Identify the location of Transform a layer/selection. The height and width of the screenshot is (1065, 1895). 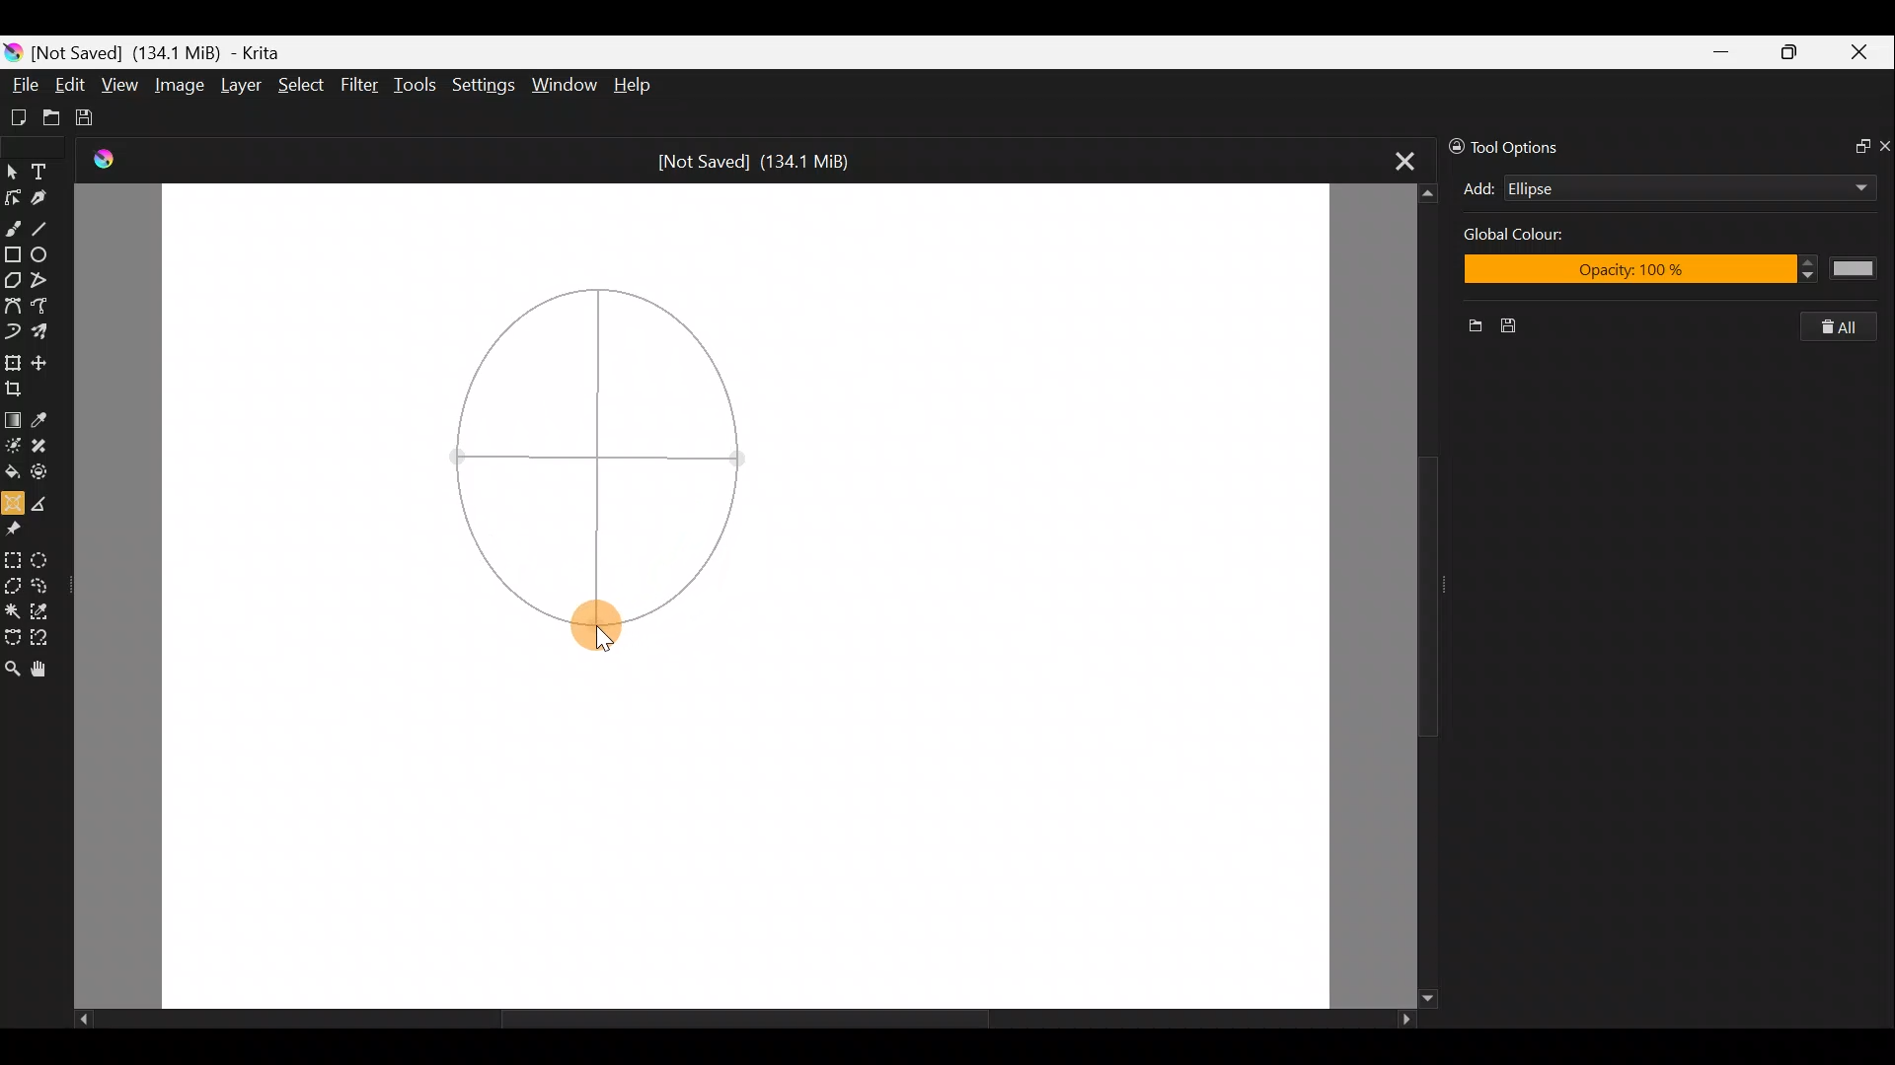
(14, 360).